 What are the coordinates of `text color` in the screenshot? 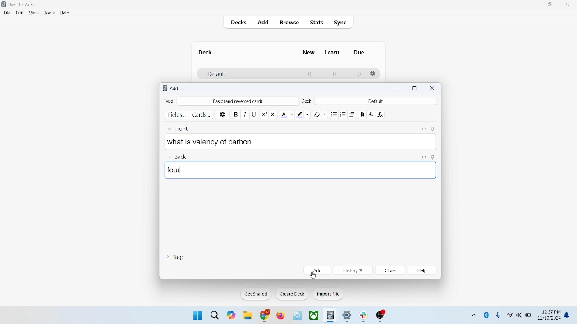 It's located at (288, 114).